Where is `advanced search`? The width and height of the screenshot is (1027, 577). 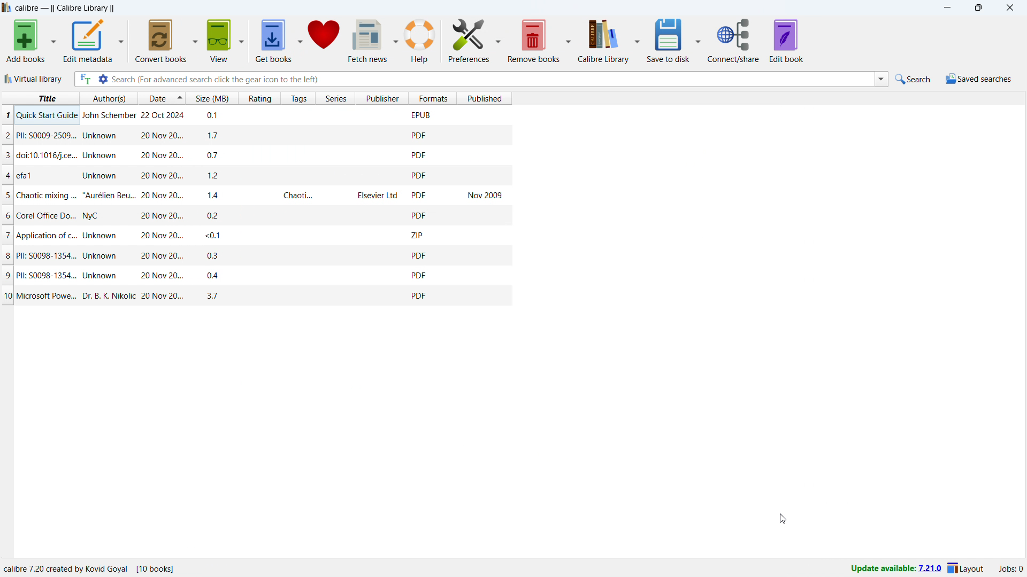 advanced search is located at coordinates (103, 79).